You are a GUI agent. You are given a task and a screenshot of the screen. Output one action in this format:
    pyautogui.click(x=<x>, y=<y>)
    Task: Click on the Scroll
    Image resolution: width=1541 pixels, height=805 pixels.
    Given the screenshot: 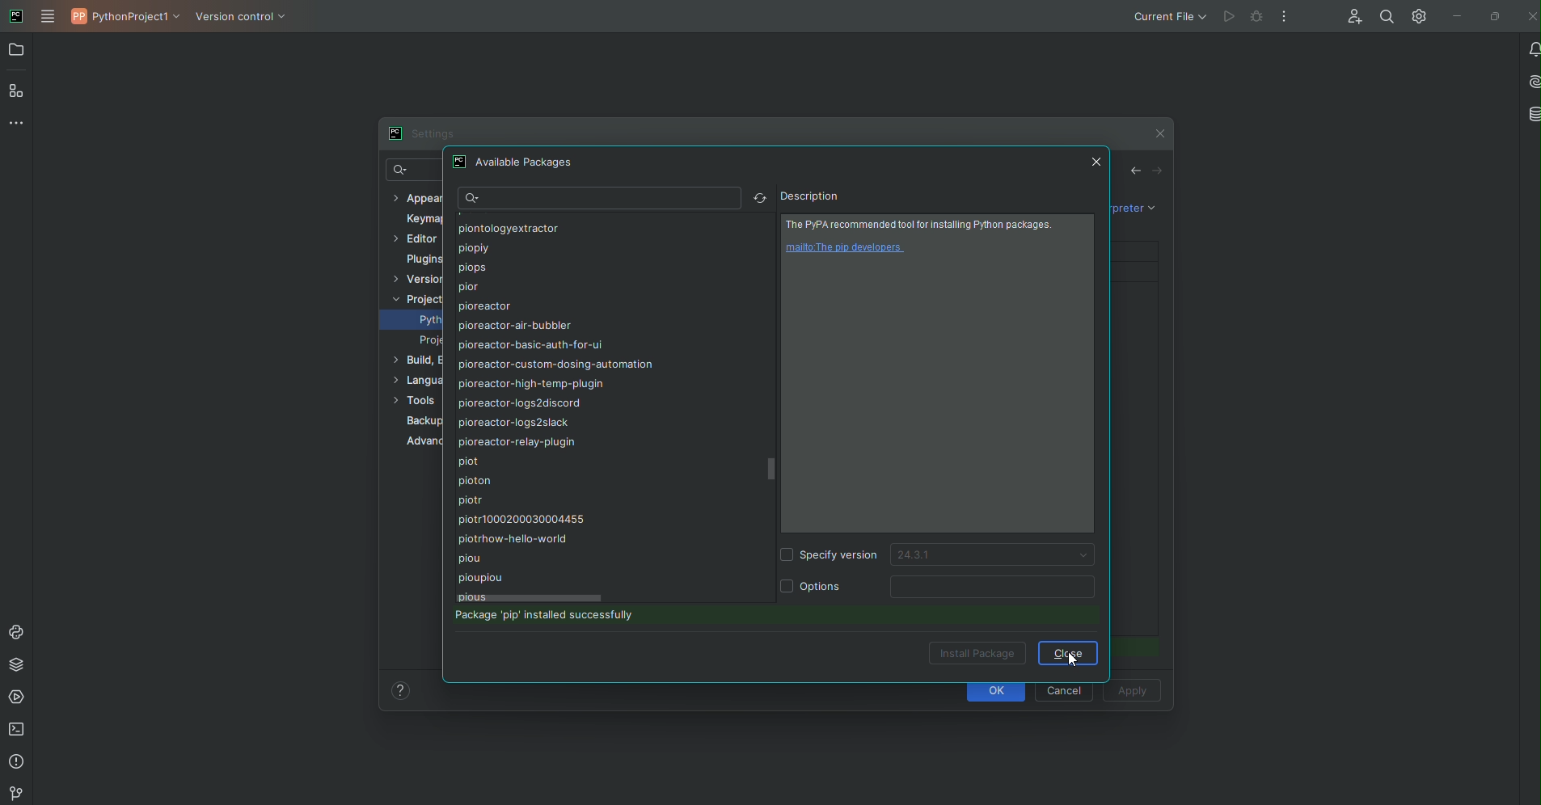 What is the action you would take?
    pyautogui.click(x=772, y=470)
    